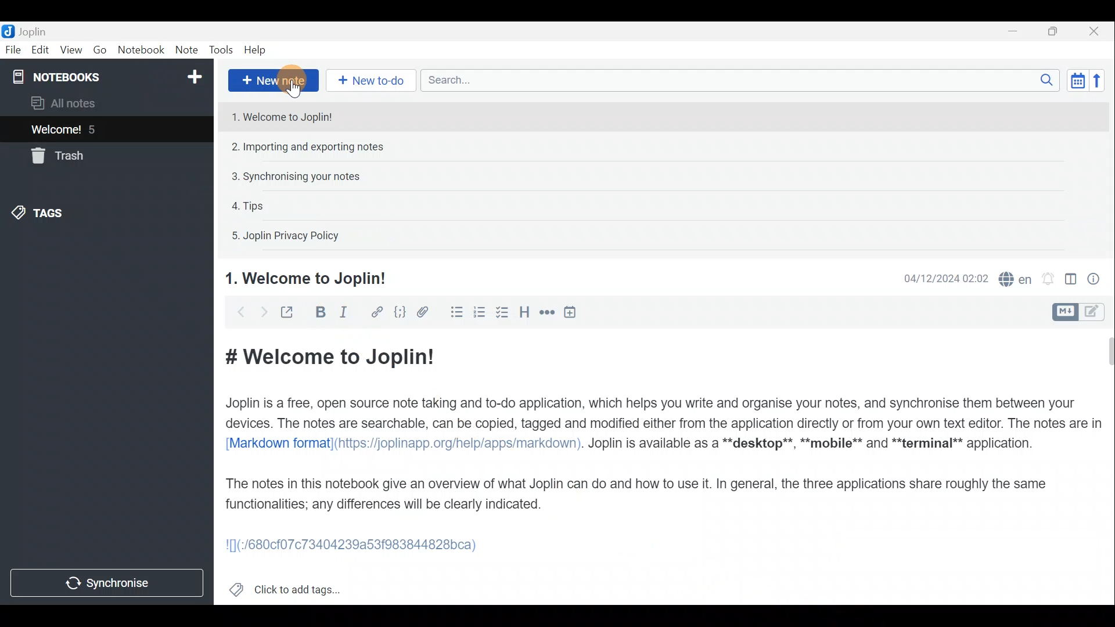 This screenshot has width=1115, height=627. What do you see at coordinates (500, 313) in the screenshot?
I see `Checkbox` at bounding box center [500, 313].